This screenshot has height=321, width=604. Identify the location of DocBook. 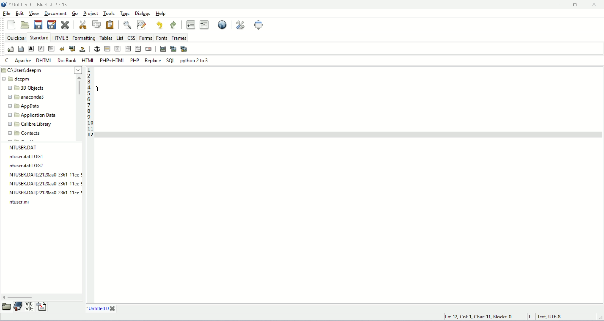
(67, 60).